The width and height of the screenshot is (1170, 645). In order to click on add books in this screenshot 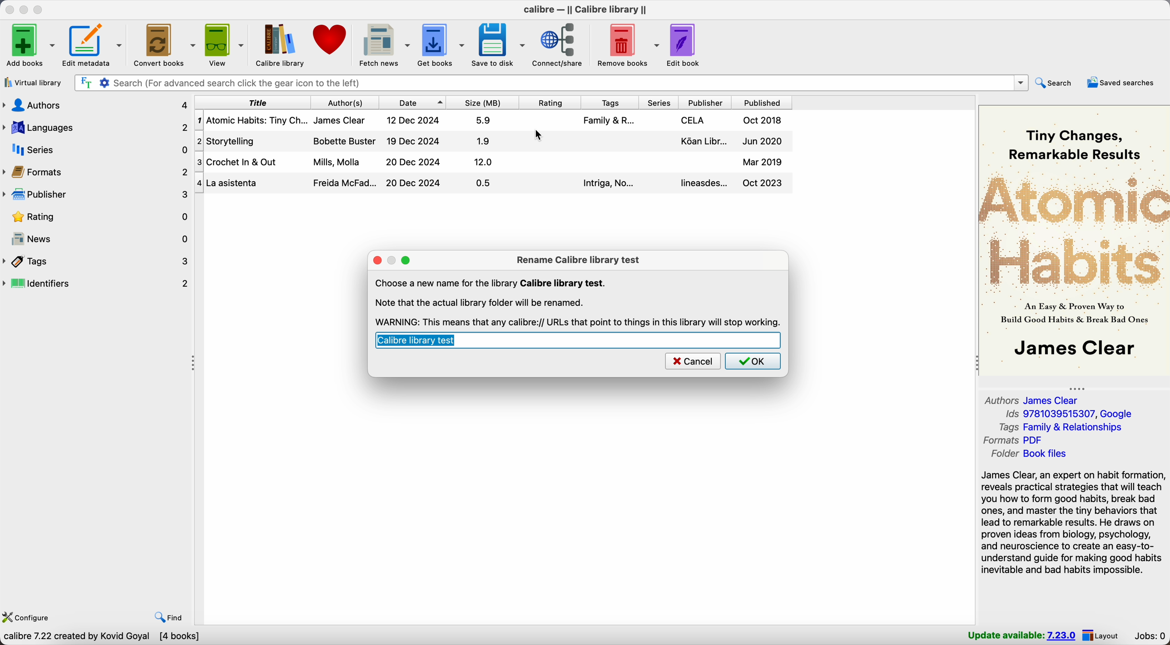, I will do `click(31, 45)`.